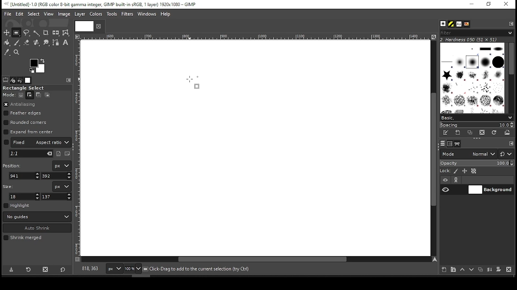  Describe the element at coordinates (19, 14) in the screenshot. I see `edit` at that location.